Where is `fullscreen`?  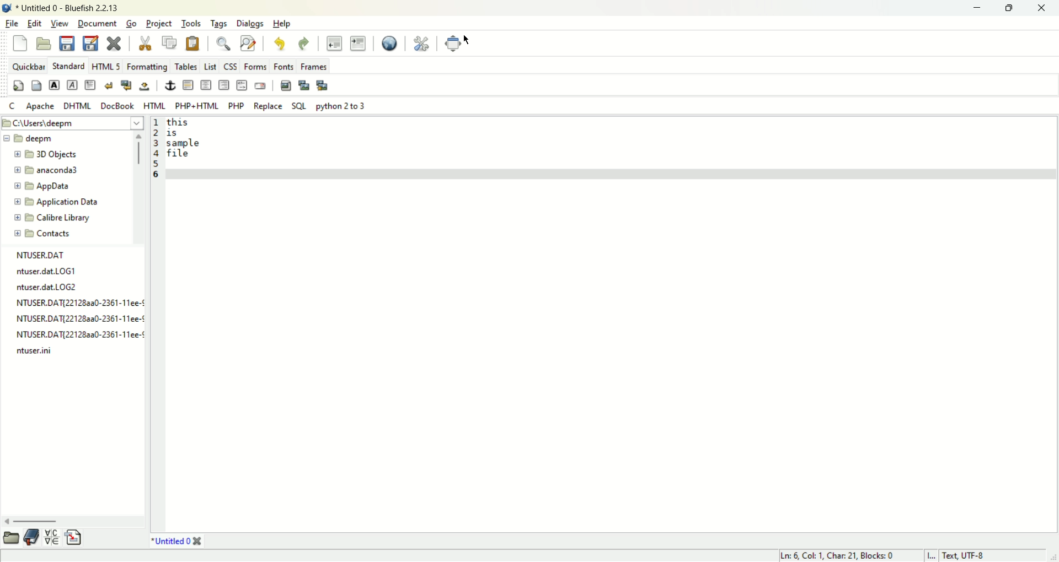
fullscreen is located at coordinates (453, 42).